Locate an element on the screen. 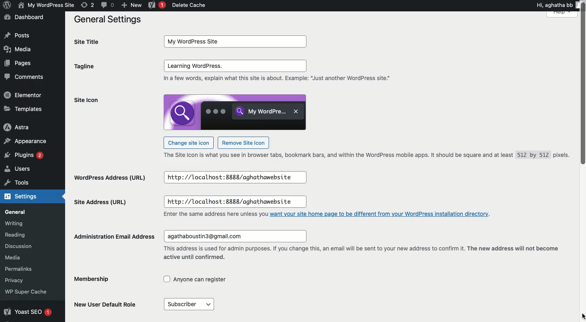  Comment (0) is located at coordinates (107, 4).